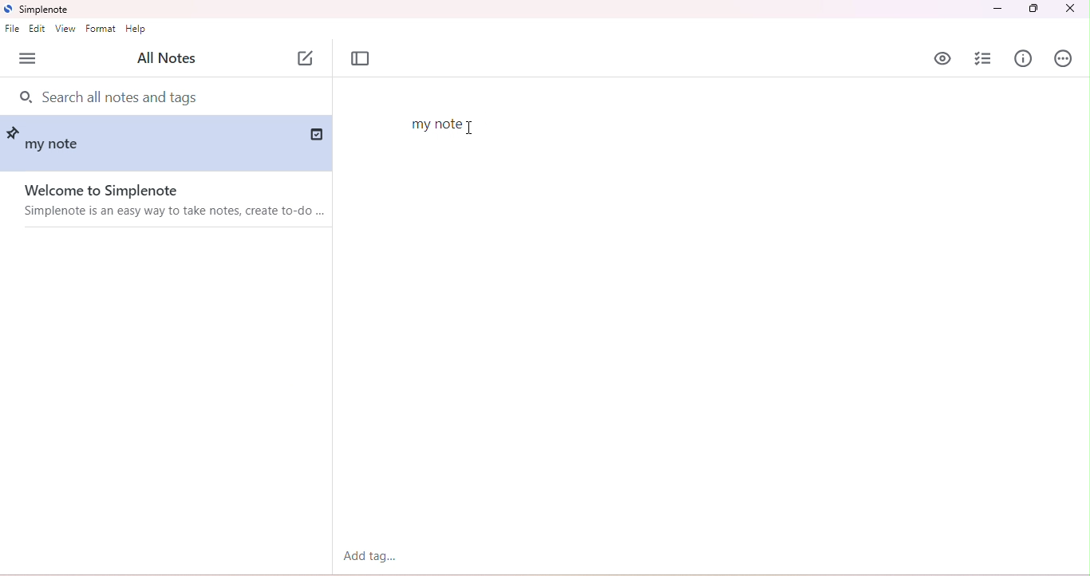 This screenshot has height=576, width=1090. What do you see at coordinates (369, 556) in the screenshot?
I see `add tag` at bounding box center [369, 556].